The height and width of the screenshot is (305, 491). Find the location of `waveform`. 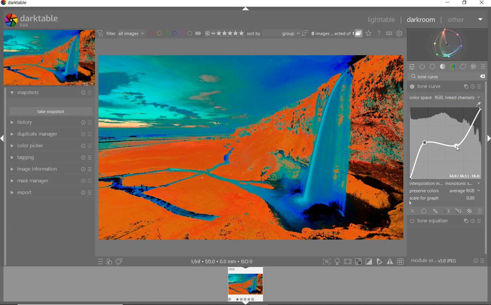

waveform is located at coordinates (447, 44).